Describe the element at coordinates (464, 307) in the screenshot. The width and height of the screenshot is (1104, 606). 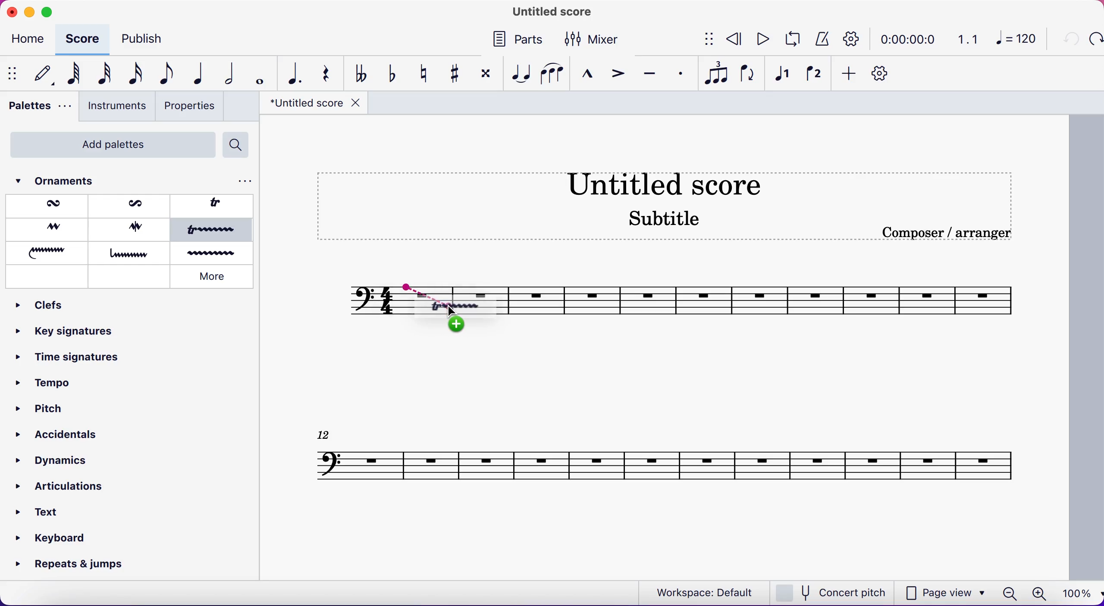
I see `trill line added` at that location.